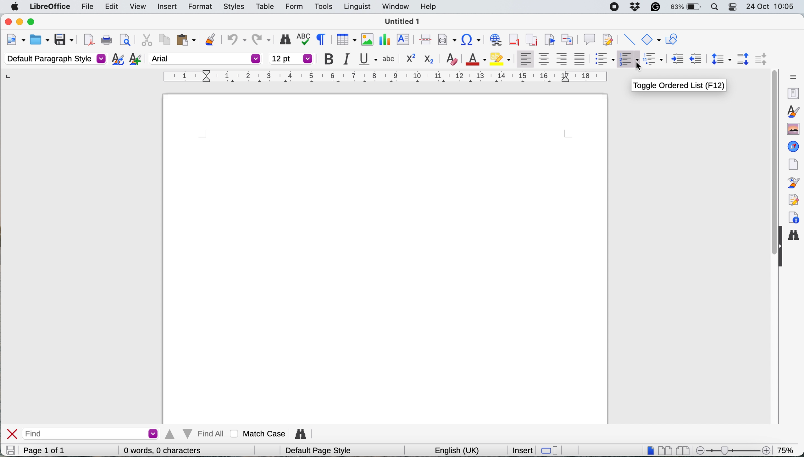 This screenshot has height=457, width=804. I want to click on gallery, so click(792, 128).